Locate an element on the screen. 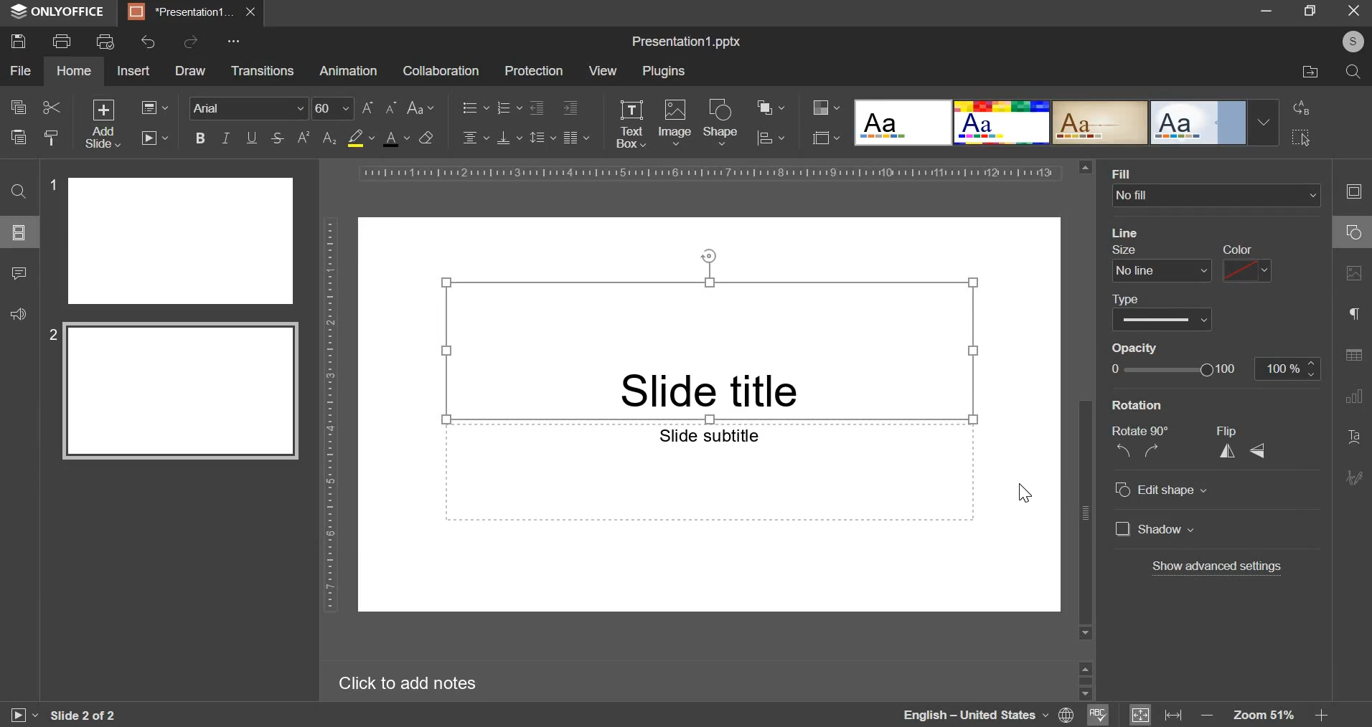 The image size is (1372, 727). find is located at coordinates (18, 191).